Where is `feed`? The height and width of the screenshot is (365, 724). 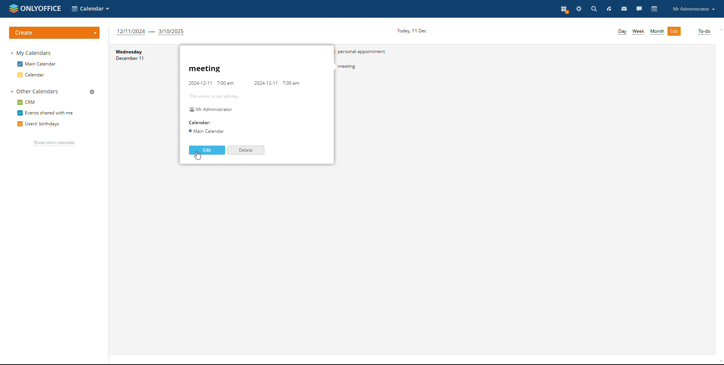
feed is located at coordinates (609, 9).